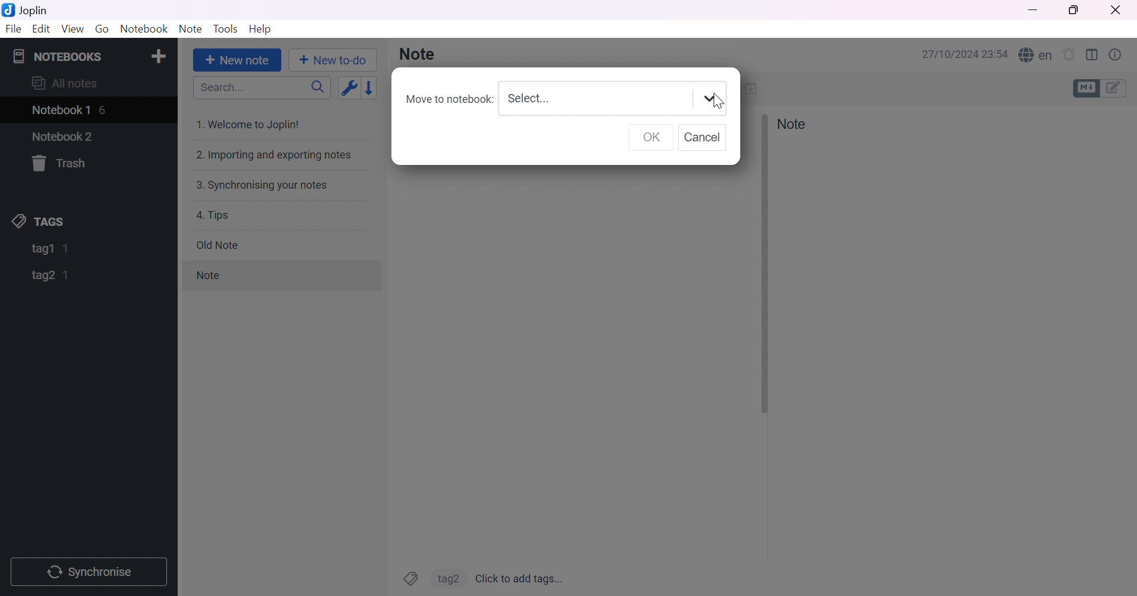 This screenshot has height=596, width=1137. I want to click on Move to notebook:, so click(448, 99).